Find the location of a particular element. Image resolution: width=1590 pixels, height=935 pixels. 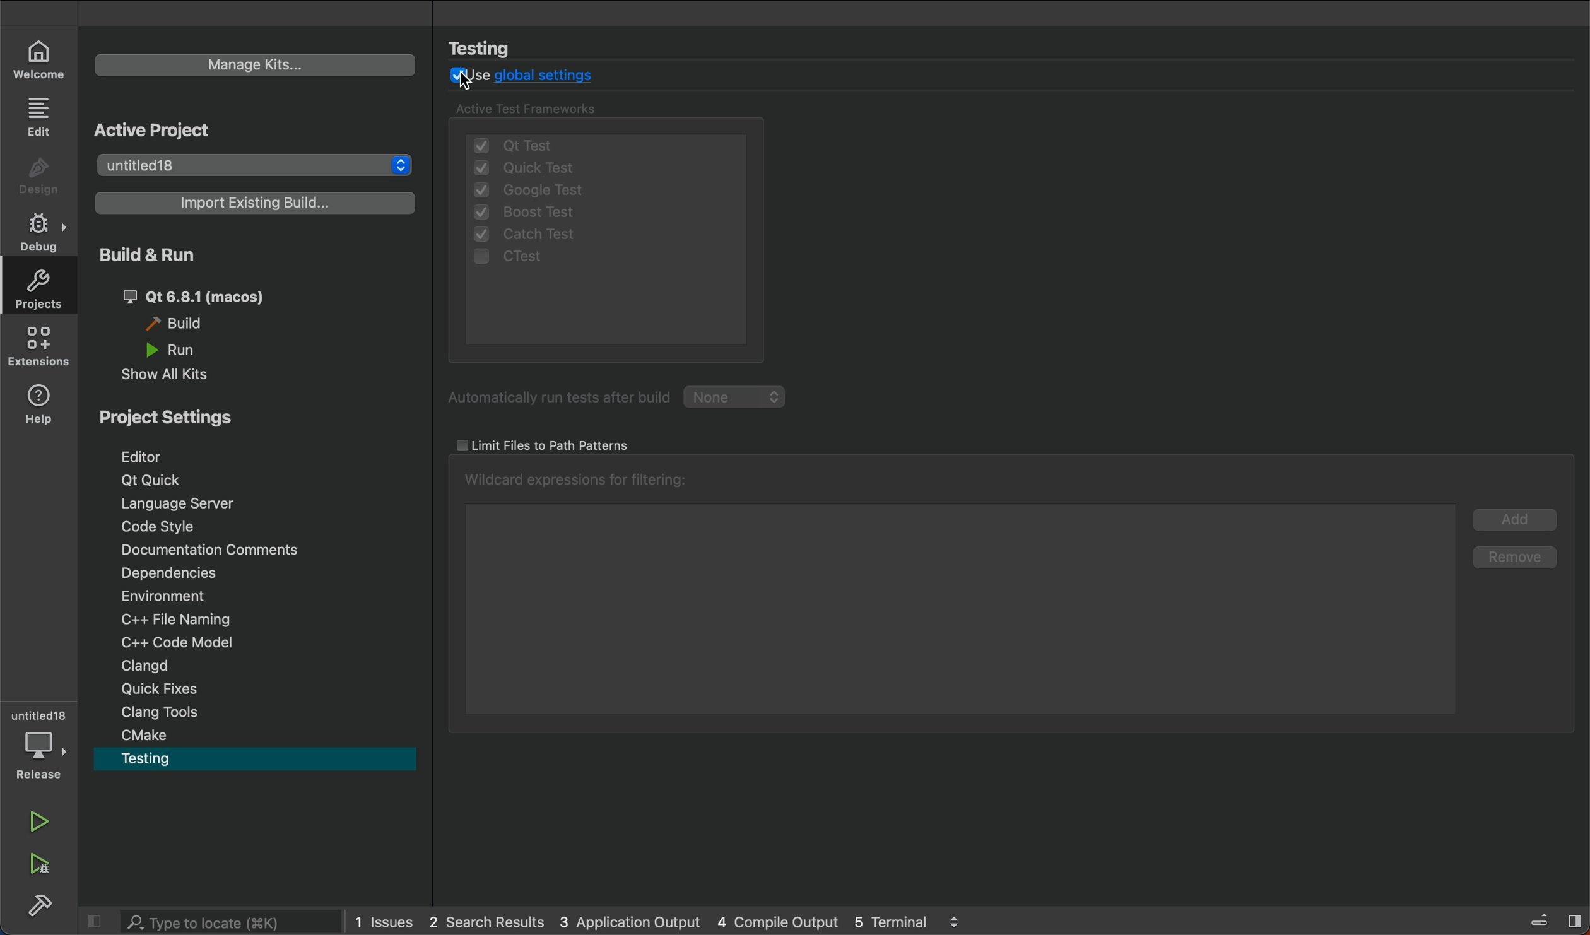

active project is located at coordinates (163, 132).